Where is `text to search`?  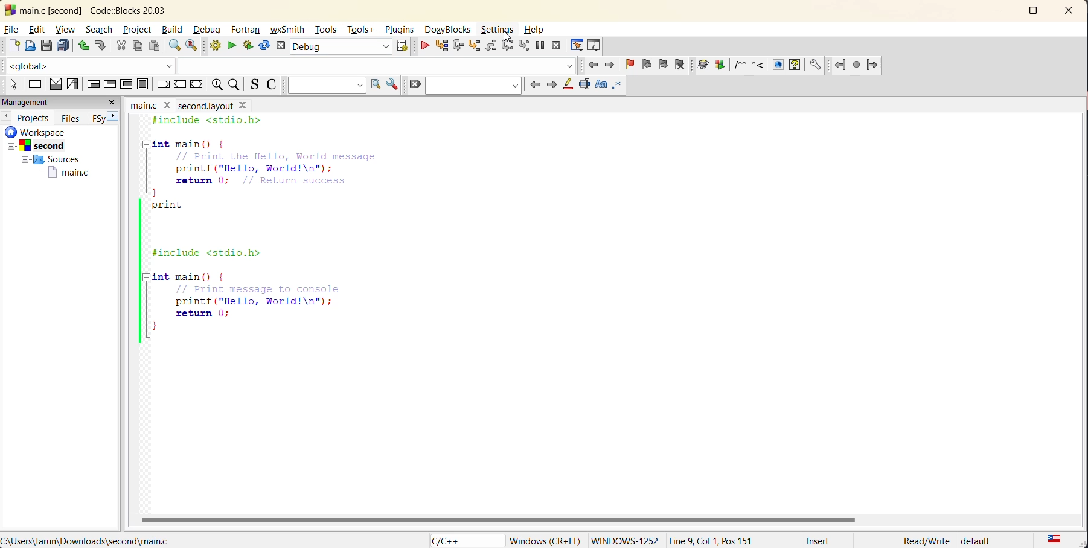 text to search is located at coordinates (325, 88).